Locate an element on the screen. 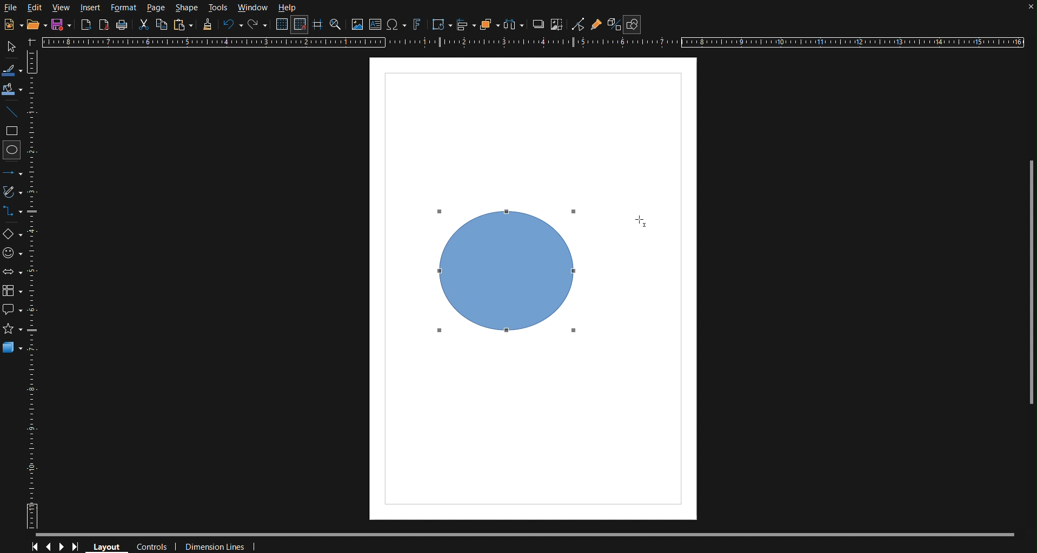 The image size is (1037, 553). Gluepoint Function is located at coordinates (596, 25).